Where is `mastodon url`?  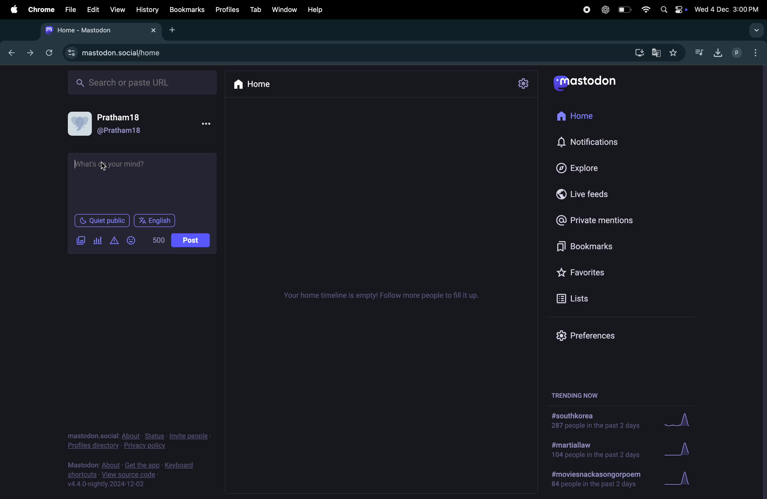 mastodon url is located at coordinates (125, 53).